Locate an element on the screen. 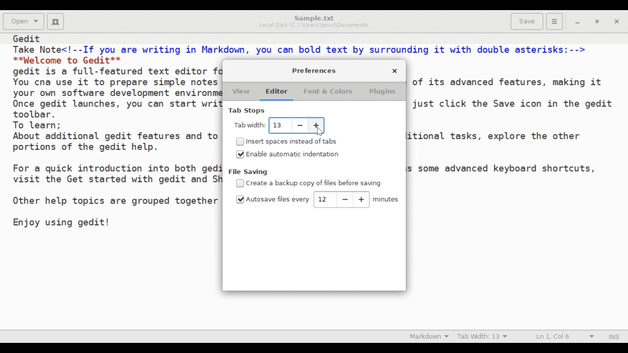  minutes is located at coordinates (386, 200).